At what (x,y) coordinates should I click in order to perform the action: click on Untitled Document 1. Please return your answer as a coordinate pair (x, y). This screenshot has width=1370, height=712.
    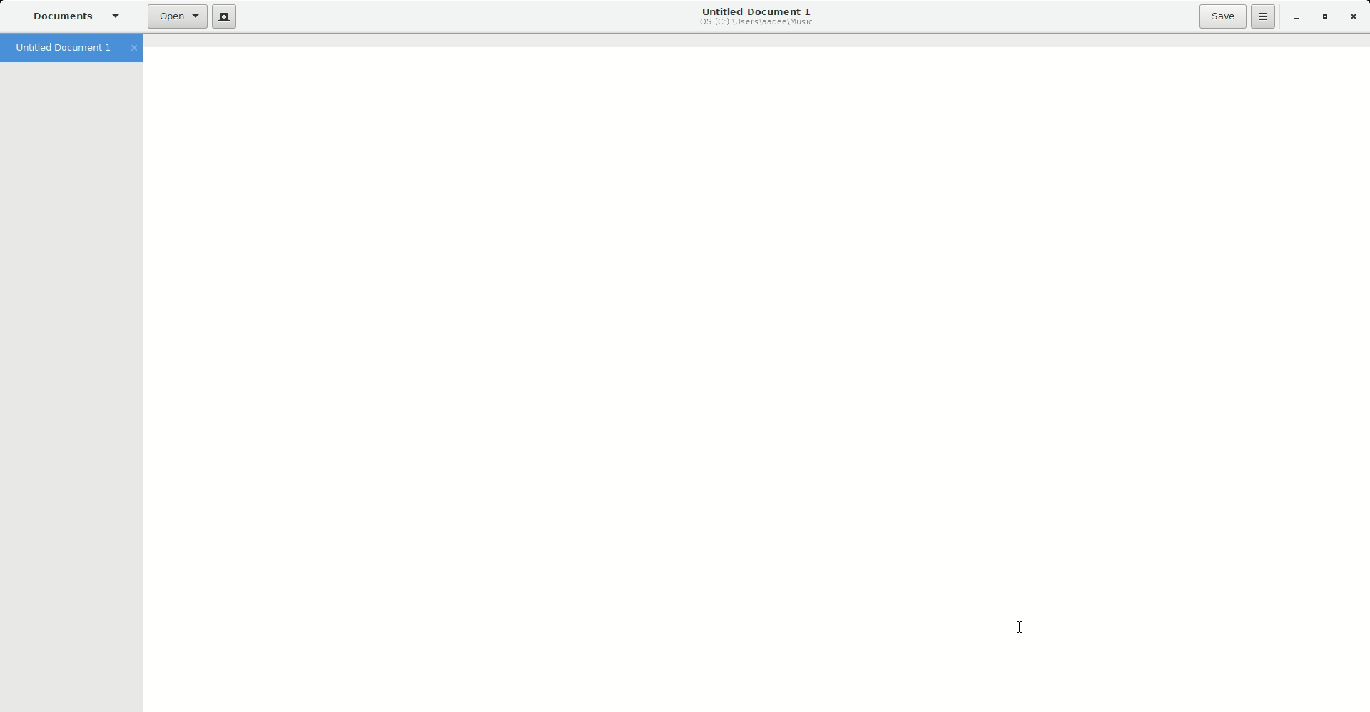
    Looking at the image, I should click on (76, 49).